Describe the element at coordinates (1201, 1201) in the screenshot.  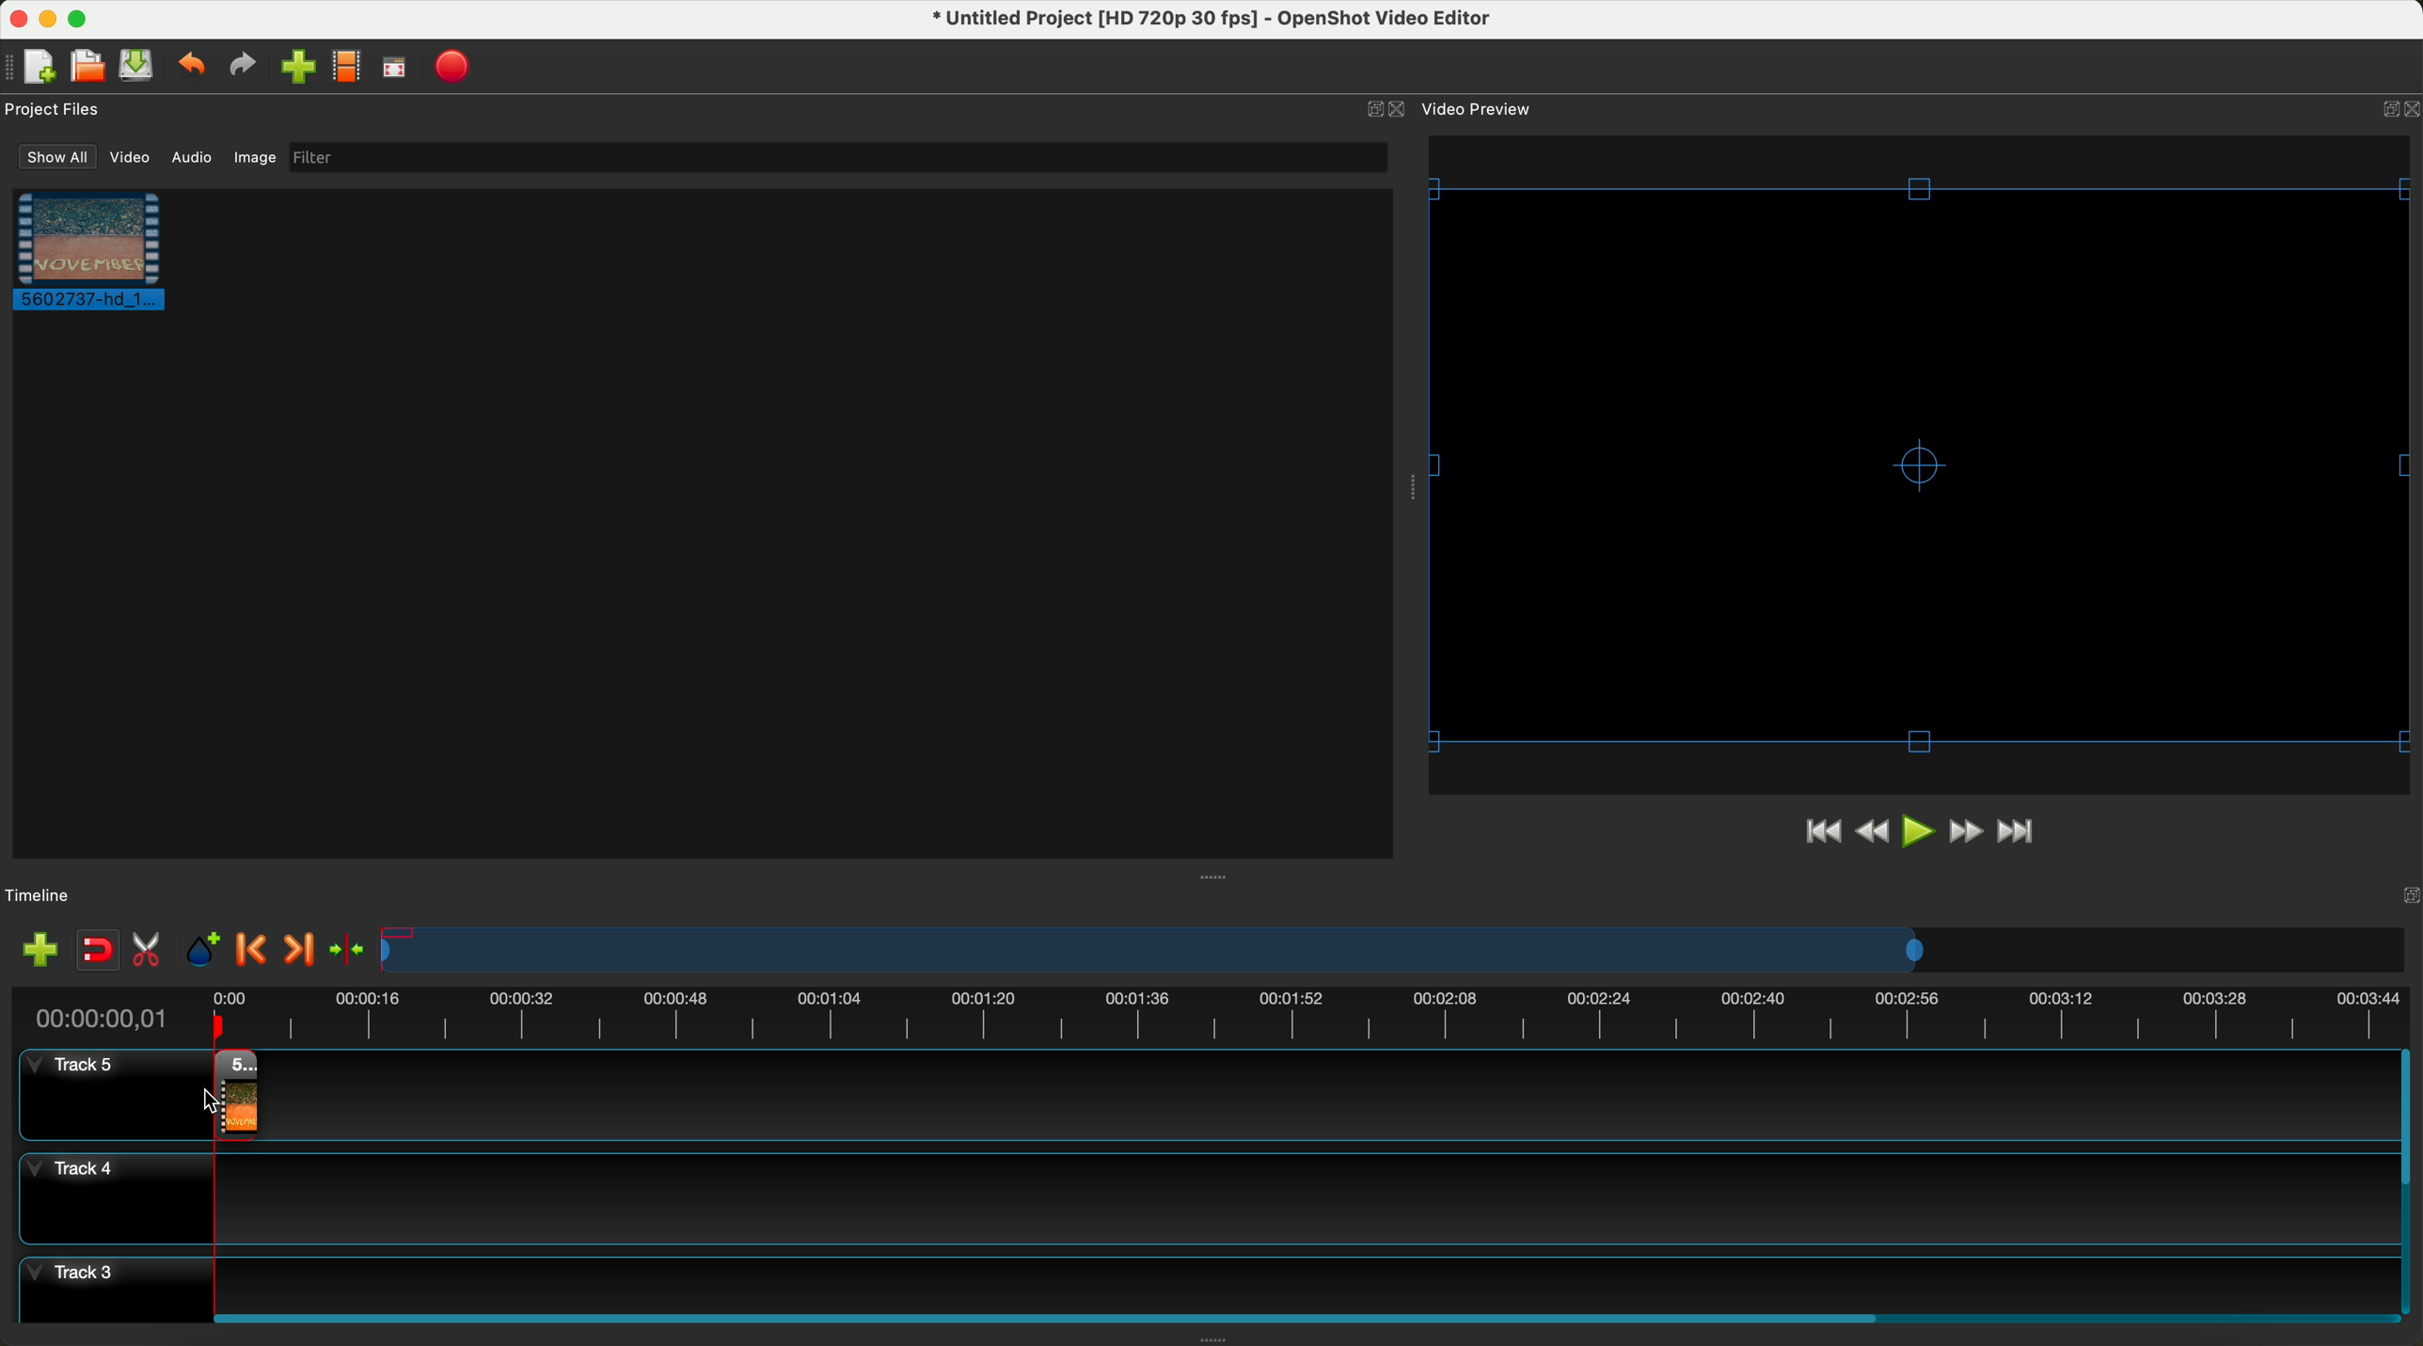
I see `track 4` at that location.